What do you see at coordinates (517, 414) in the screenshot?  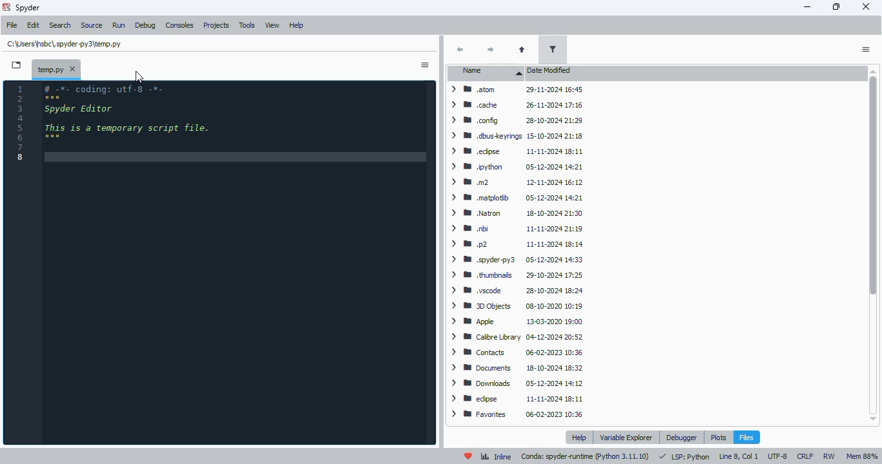 I see `> WB Favorites 06-02-2023 10:36` at bounding box center [517, 414].